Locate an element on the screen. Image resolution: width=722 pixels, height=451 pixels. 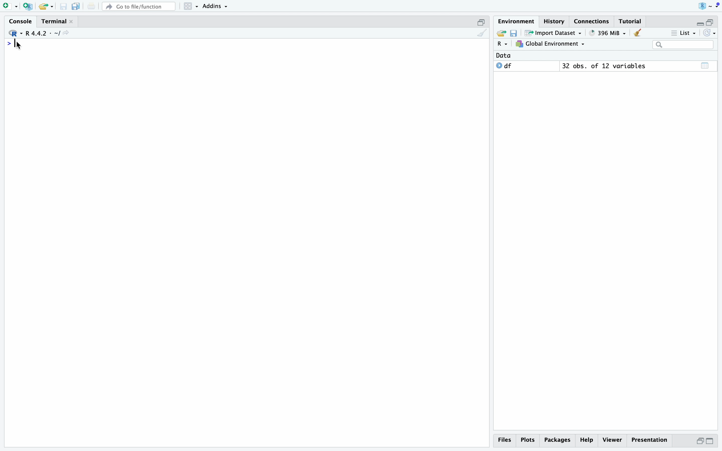
table view is located at coordinates (705, 65).